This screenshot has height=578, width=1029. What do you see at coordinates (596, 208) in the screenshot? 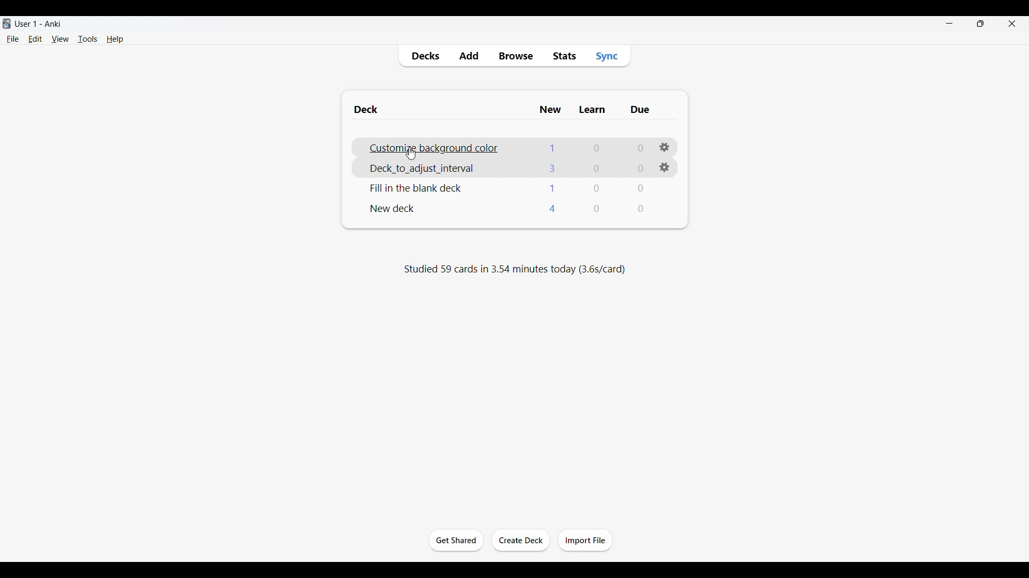
I see `Details specific to each column and deck` at bounding box center [596, 208].